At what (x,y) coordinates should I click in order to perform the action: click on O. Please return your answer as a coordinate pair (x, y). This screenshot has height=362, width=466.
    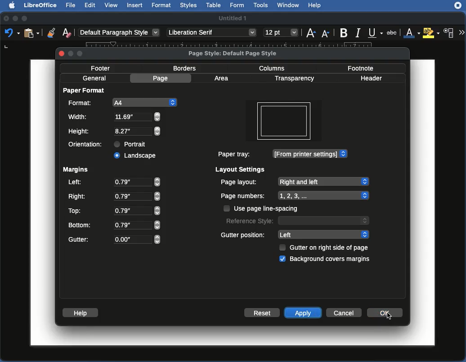
    Looking at the image, I should click on (139, 240).